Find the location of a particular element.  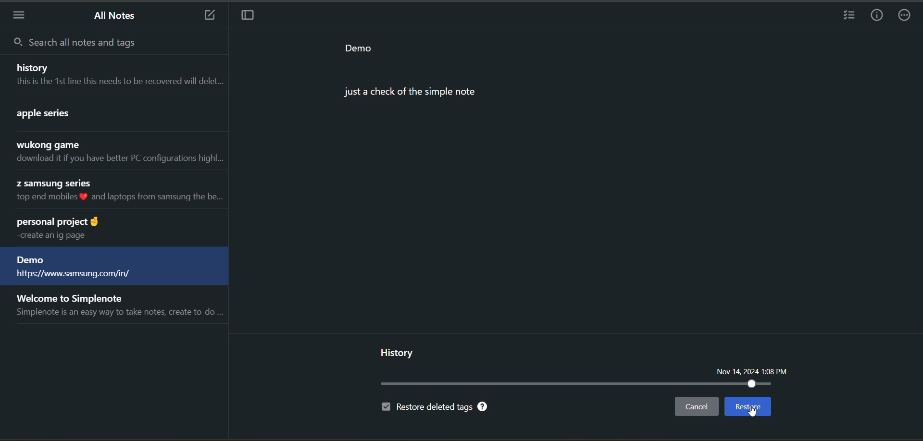

menu is located at coordinates (20, 16).